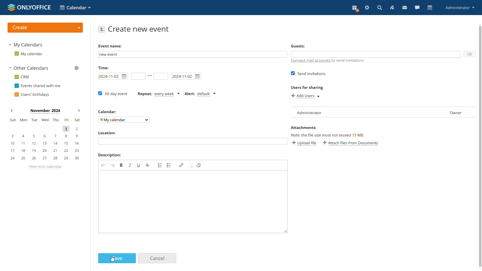  Describe the element at coordinates (28, 53) in the screenshot. I see `my calendar` at that location.